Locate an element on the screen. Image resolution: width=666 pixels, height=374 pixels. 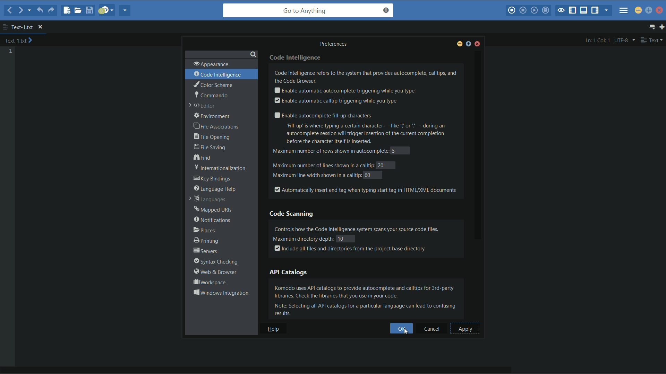
toggle focus mode is located at coordinates (561, 11).